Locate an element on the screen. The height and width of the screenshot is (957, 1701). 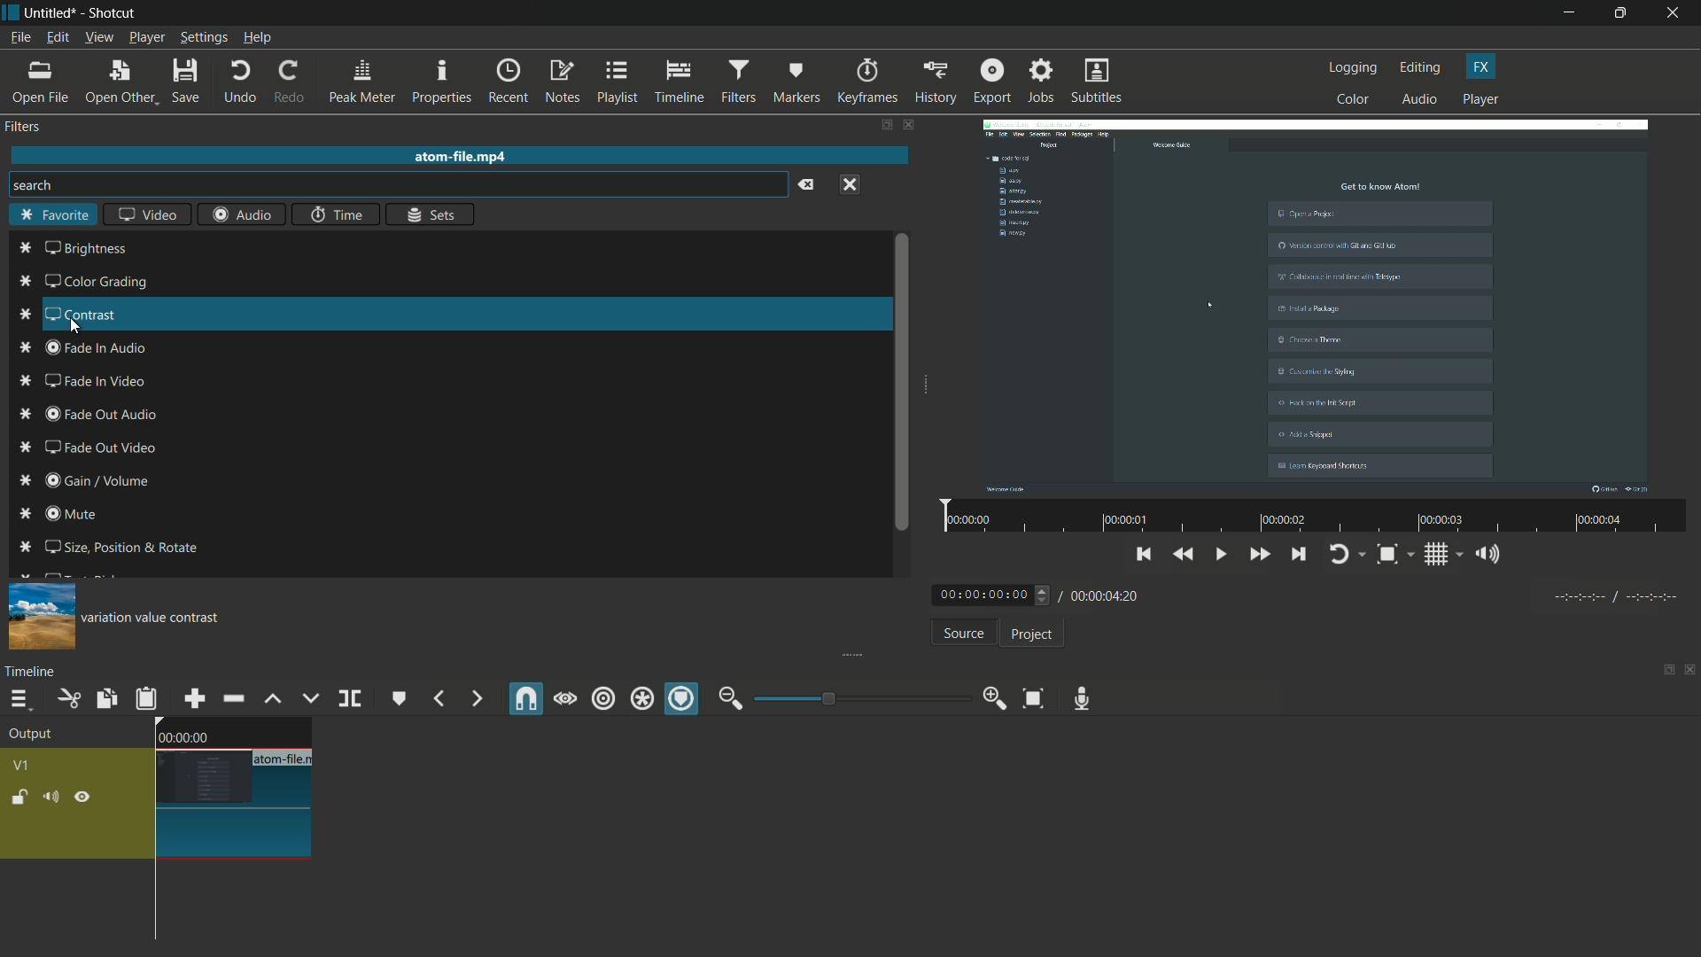
filters is located at coordinates (737, 82).